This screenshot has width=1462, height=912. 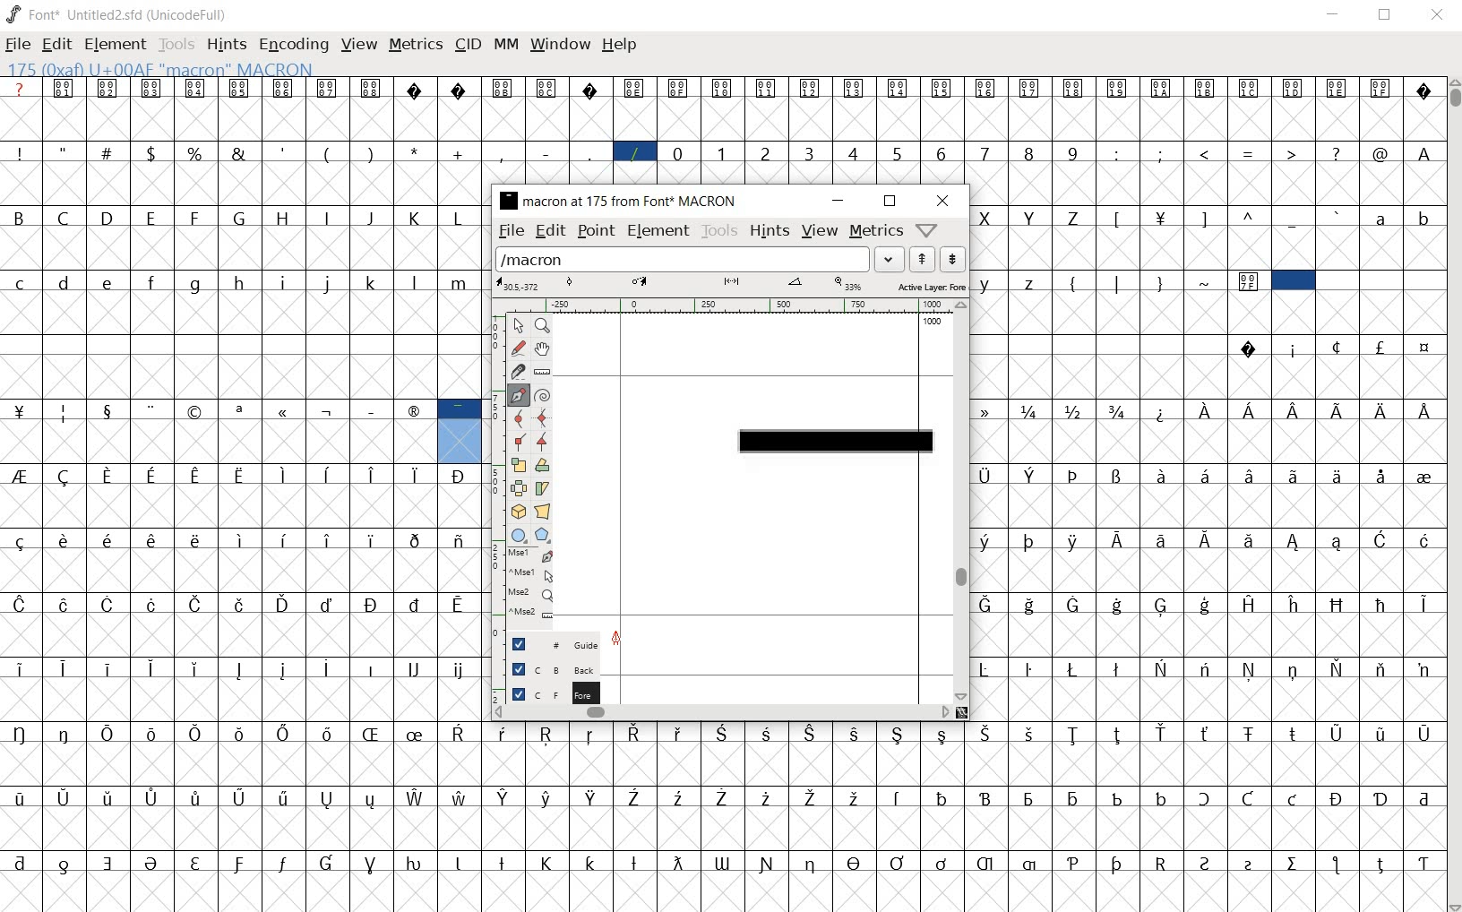 What do you see at coordinates (1076, 605) in the screenshot?
I see `Symbol` at bounding box center [1076, 605].